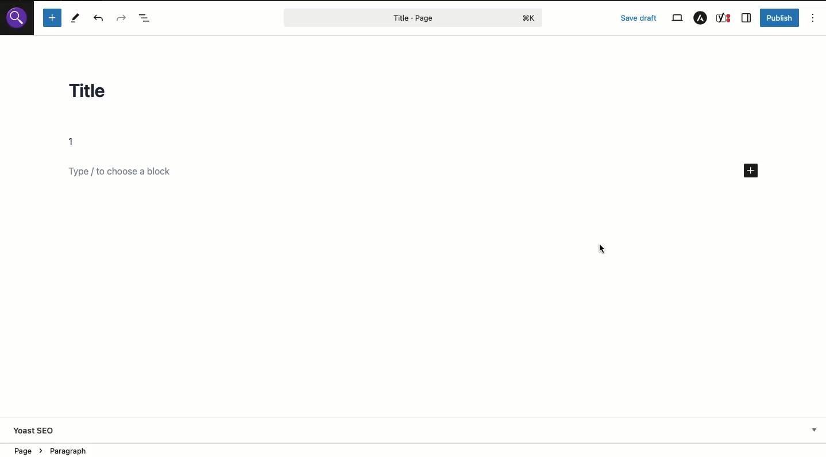 This screenshot has width=826, height=457. I want to click on Drop-down , so click(815, 430).